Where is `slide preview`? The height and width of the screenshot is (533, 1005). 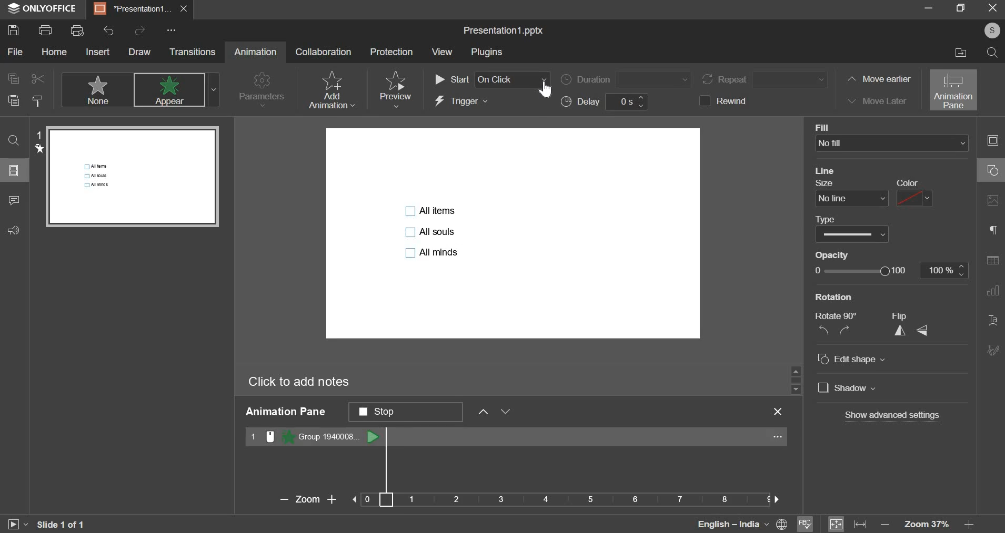
slide preview is located at coordinates (132, 176).